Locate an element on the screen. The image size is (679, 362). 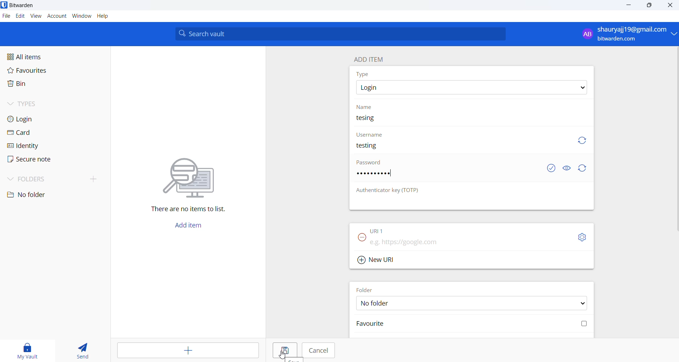
minimize is located at coordinates (630, 6).